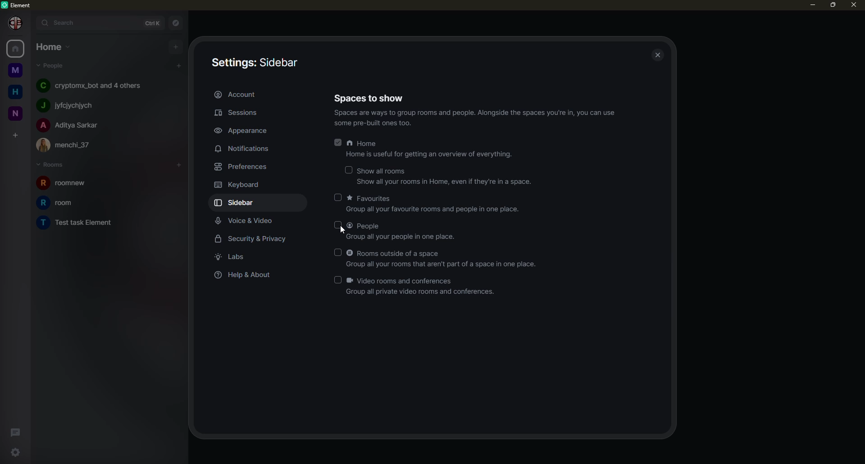  What do you see at coordinates (53, 165) in the screenshot?
I see `rooms` at bounding box center [53, 165].